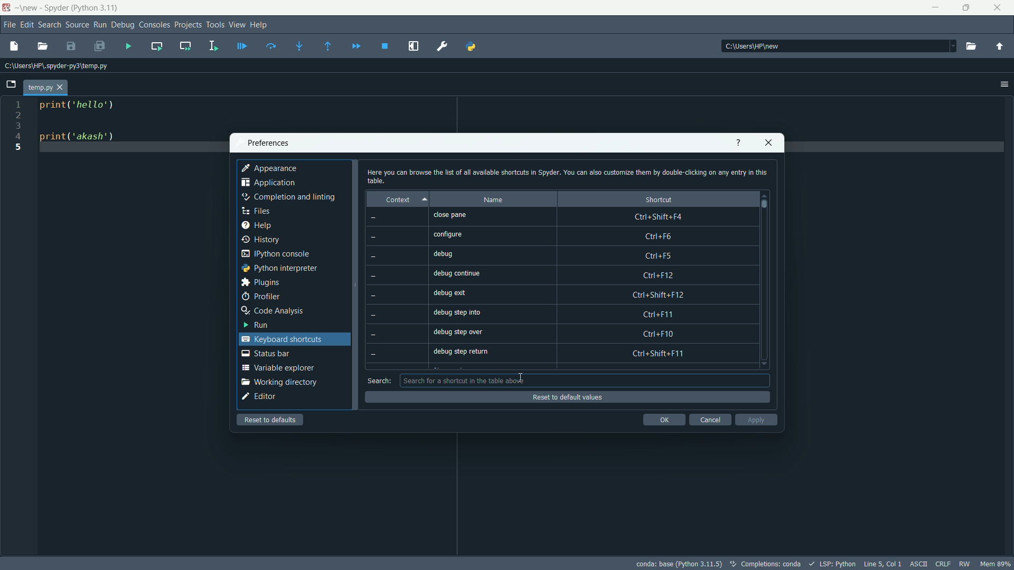 This screenshot has width=1014, height=570. I want to click on completion and linting, so click(289, 197).